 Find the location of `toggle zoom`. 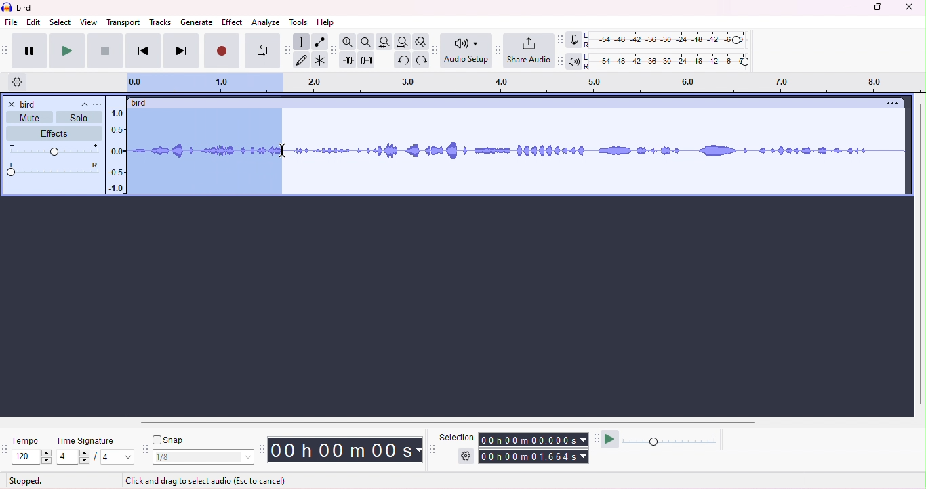

toggle zoom is located at coordinates (421, 41).